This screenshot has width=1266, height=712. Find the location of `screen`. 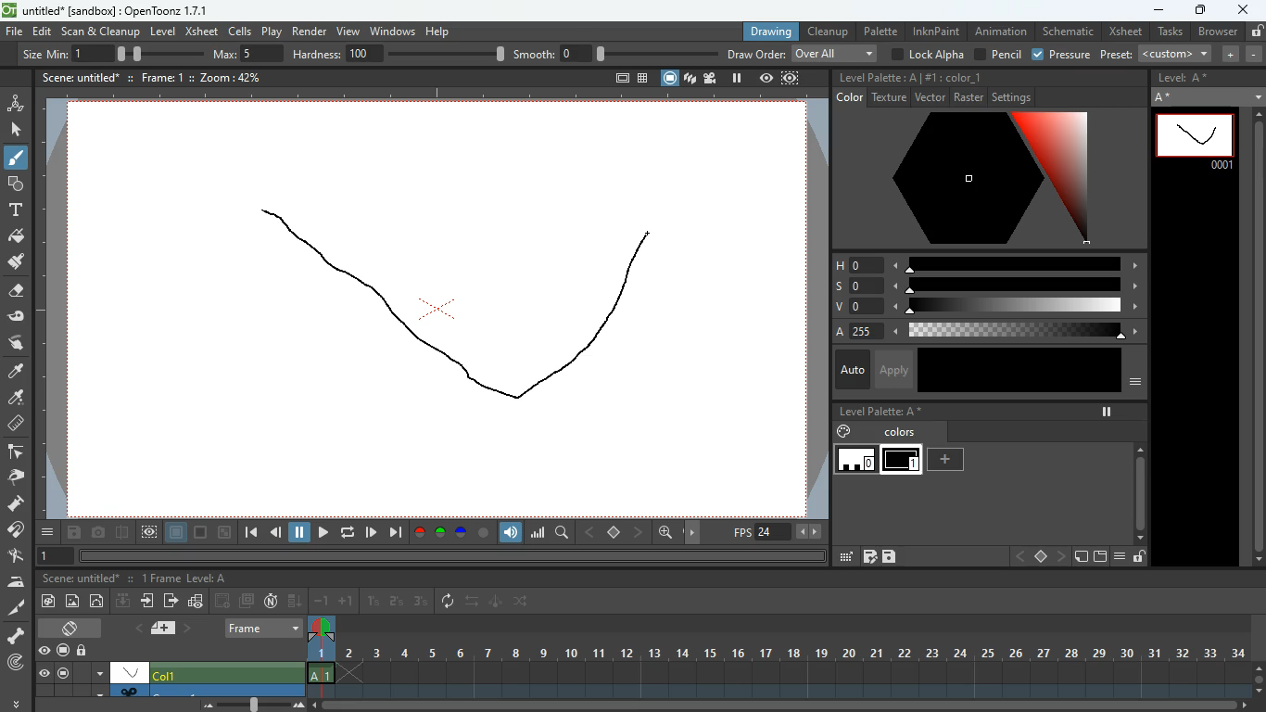

screen is located at coordinates (247, 601).